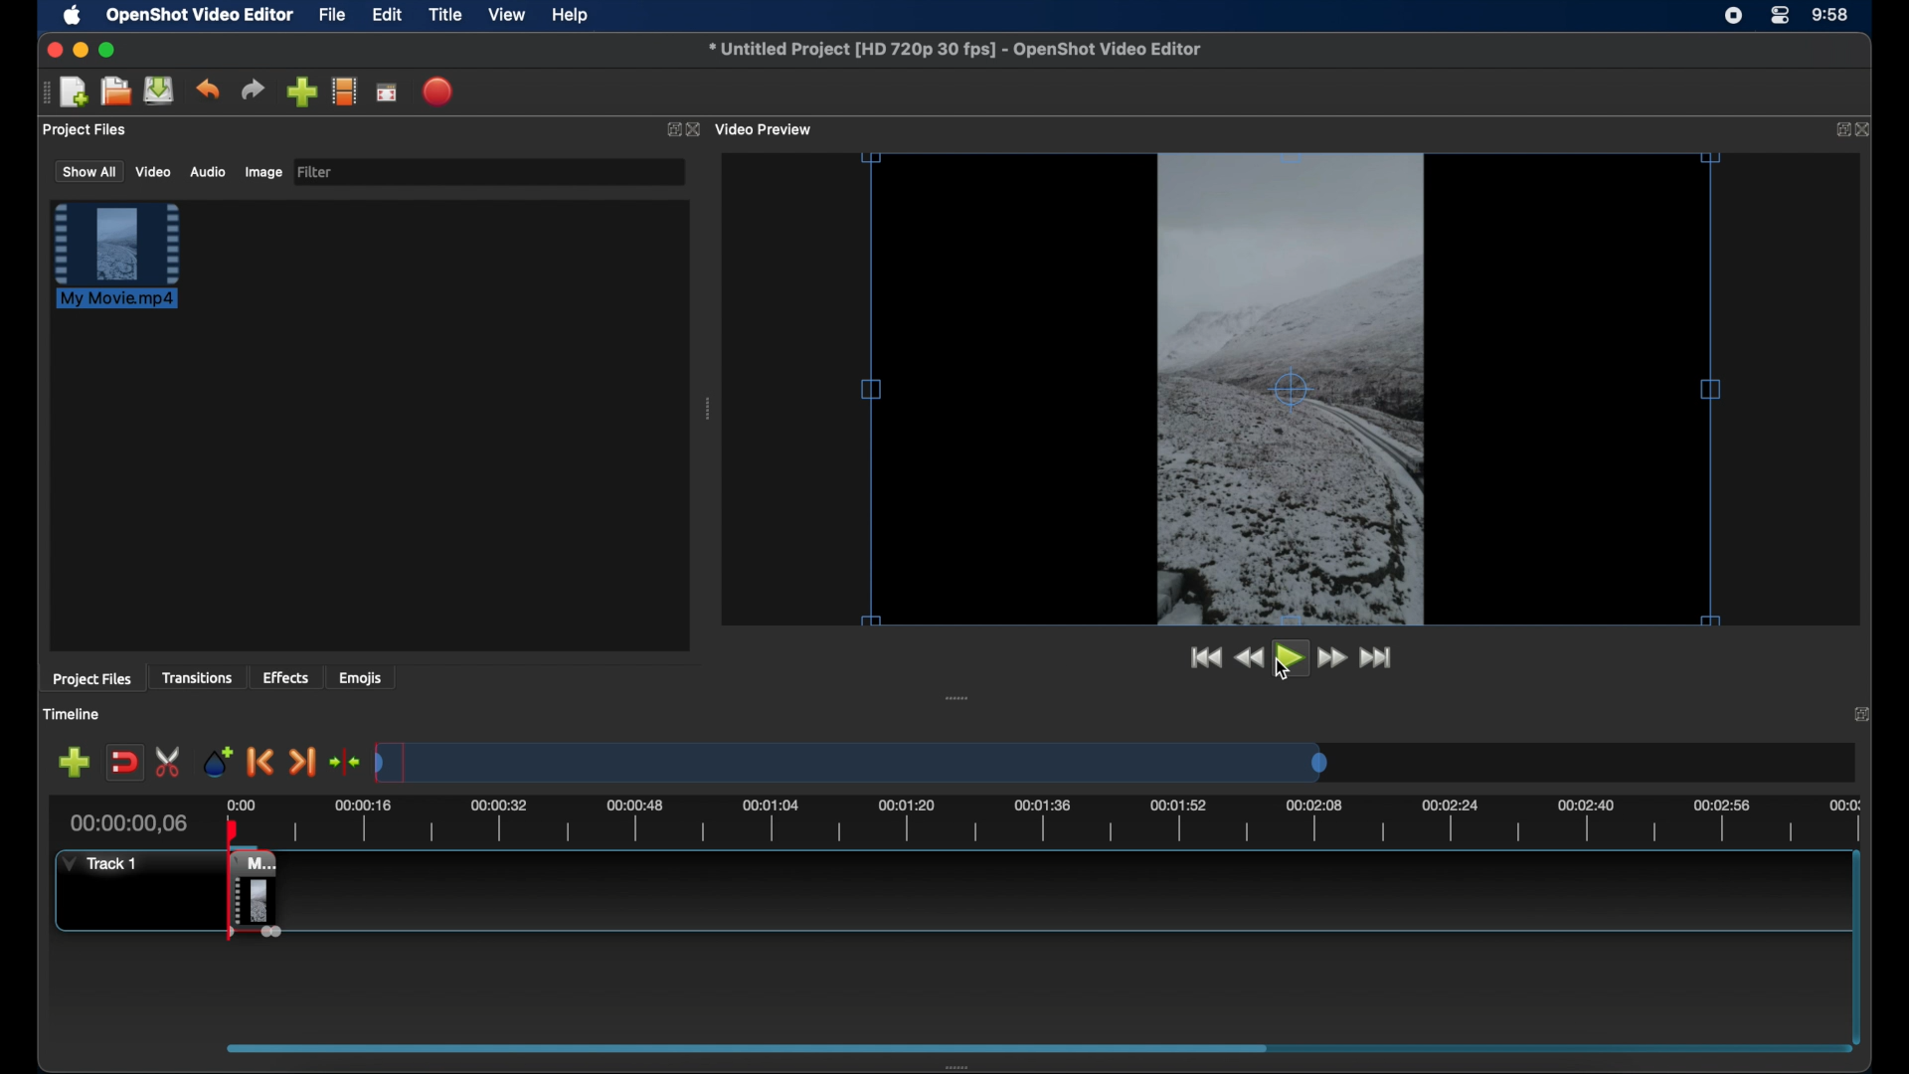 The height and width of the screenshot is (1074, 1909). What do you see at coordinates (1249, 658) in the screenshot?
I see `rewind` at bounding box center [1249, 658].